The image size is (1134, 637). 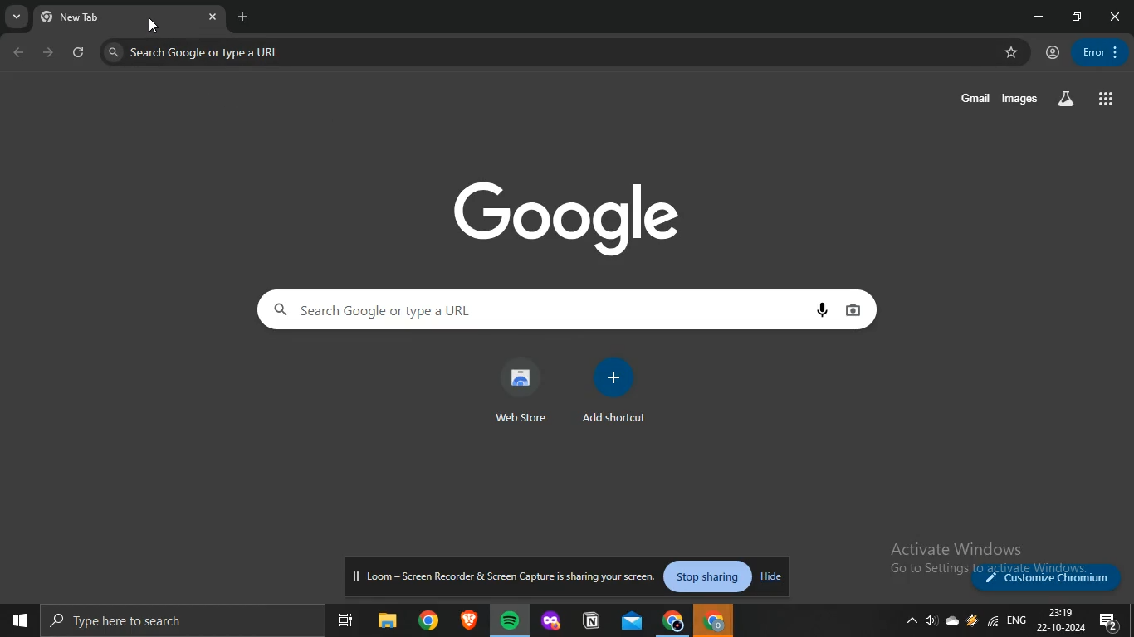 I want to click on minimize, so click(x=1042, y=17).